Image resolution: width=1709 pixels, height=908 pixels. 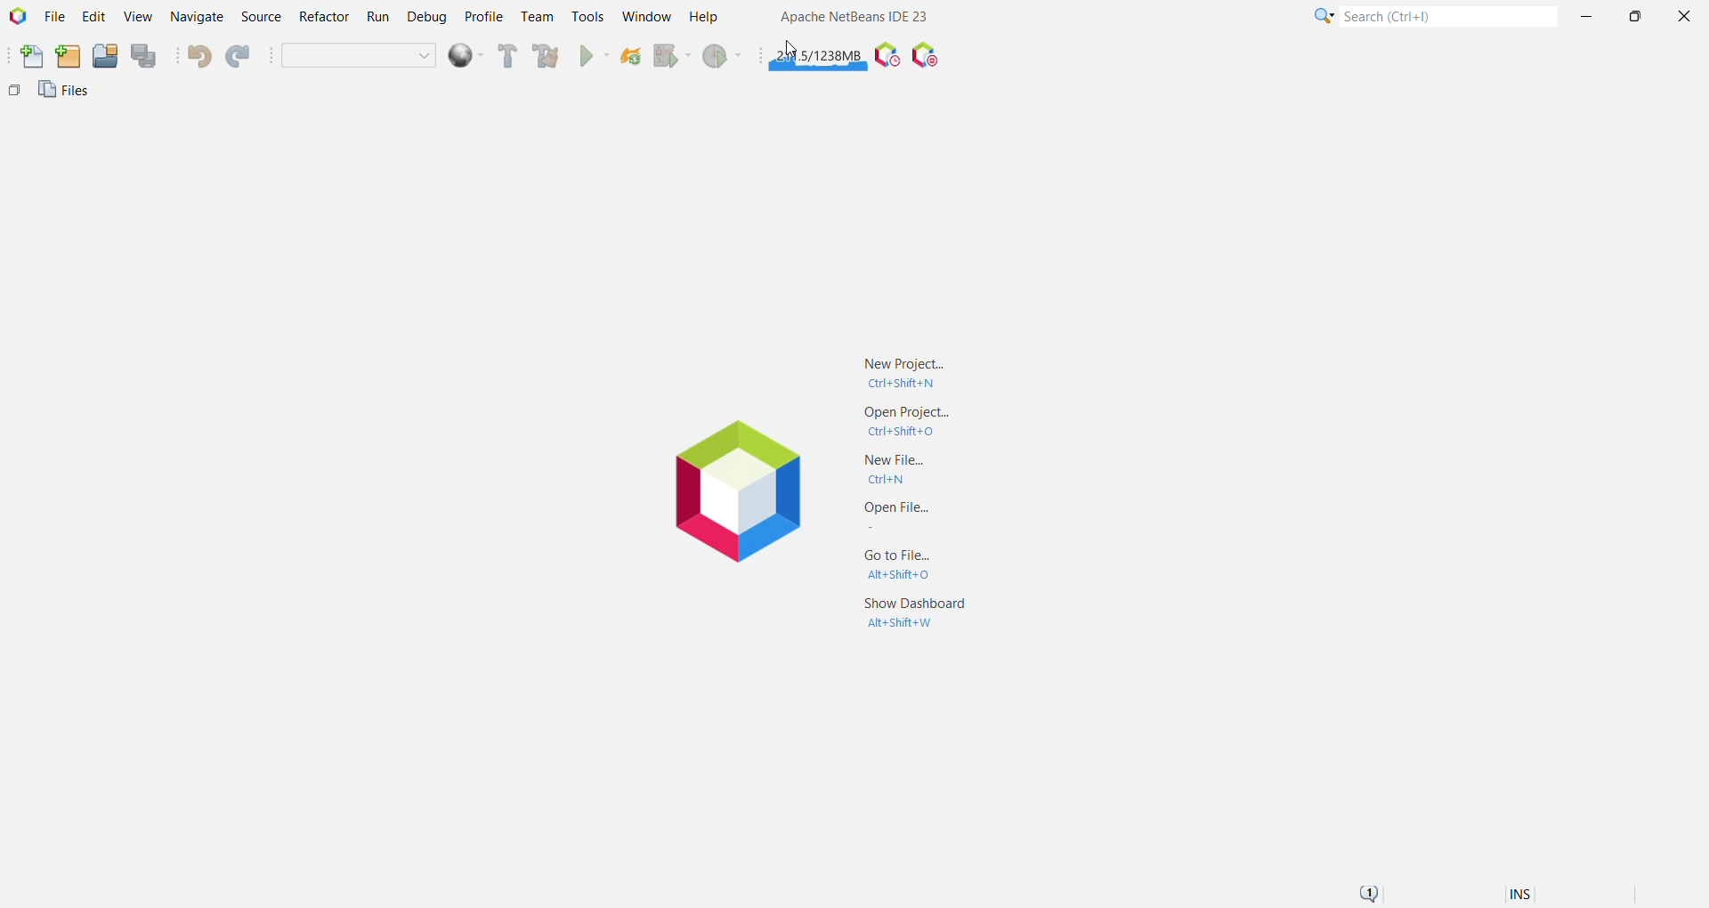 What do you see at coordinates (894, 507) in the screenshot?
I see `Open File` at bounding box center [894, 507].